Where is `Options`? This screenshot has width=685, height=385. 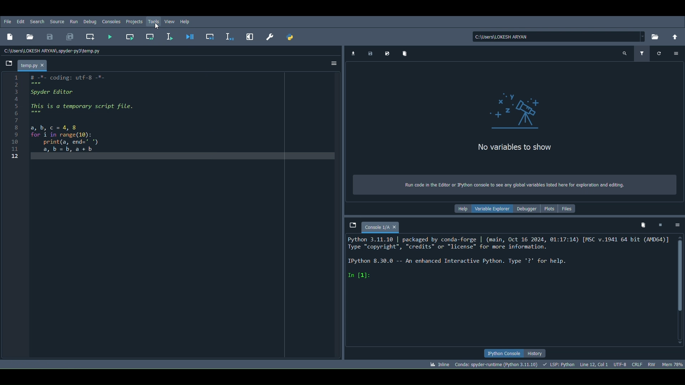
Options is located at coordinates (333, 62).